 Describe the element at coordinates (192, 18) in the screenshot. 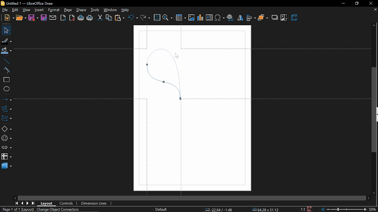

I see `Insert image` at that location.